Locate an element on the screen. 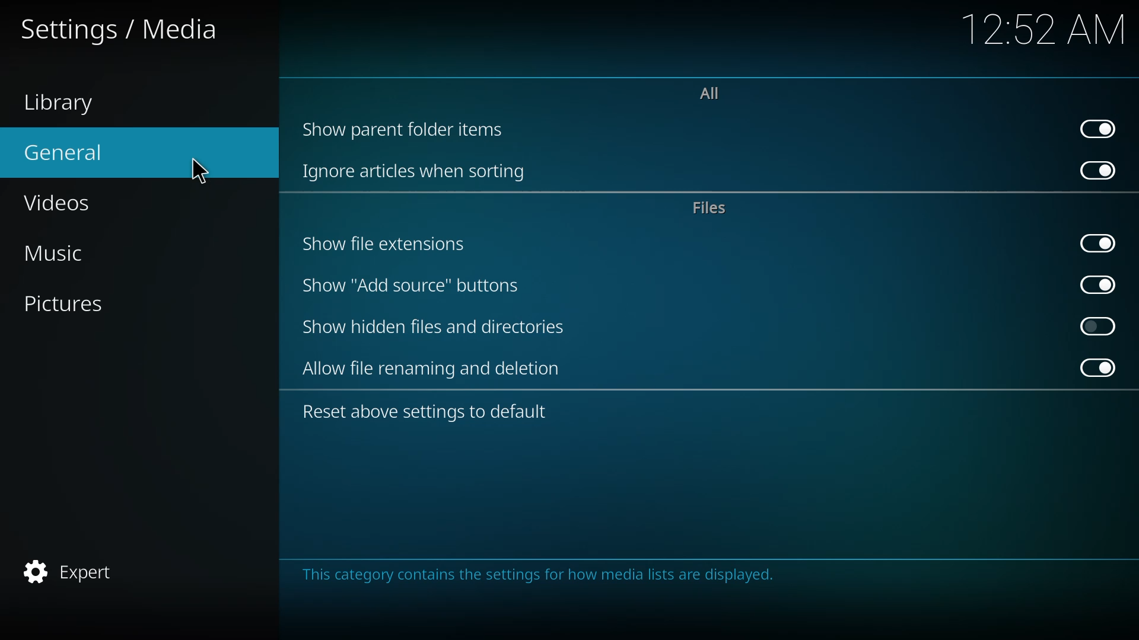  click to enable is located at coordinates (1099, 327).